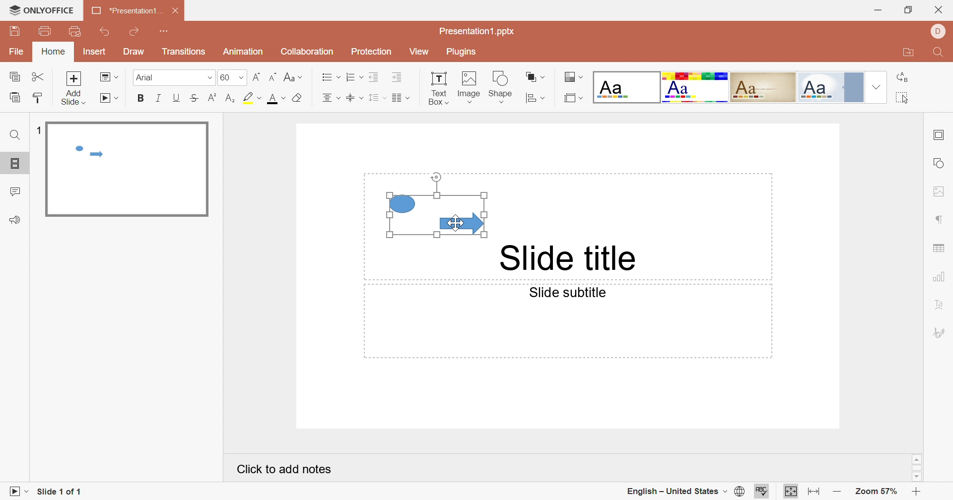 The width and height of the screenshot is (953, 500). I want to click on Insert columns, so click(401, 100).